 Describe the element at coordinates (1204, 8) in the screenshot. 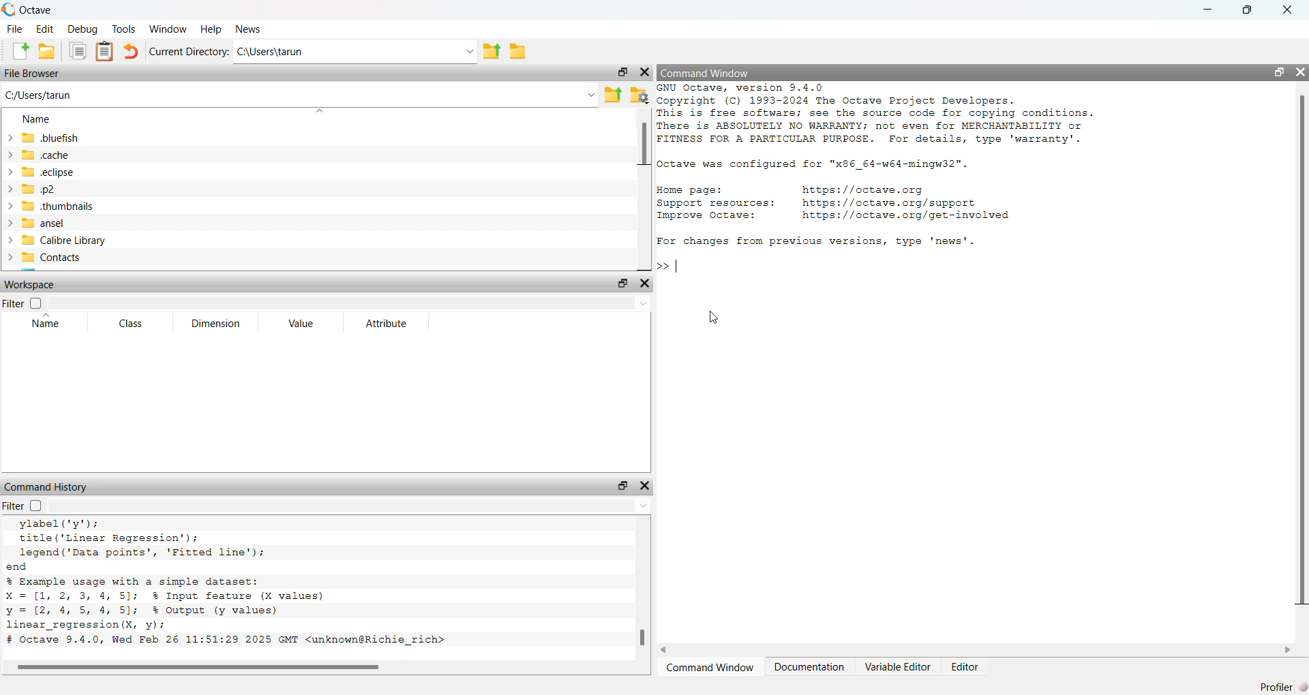

I see `minimize` at that location.